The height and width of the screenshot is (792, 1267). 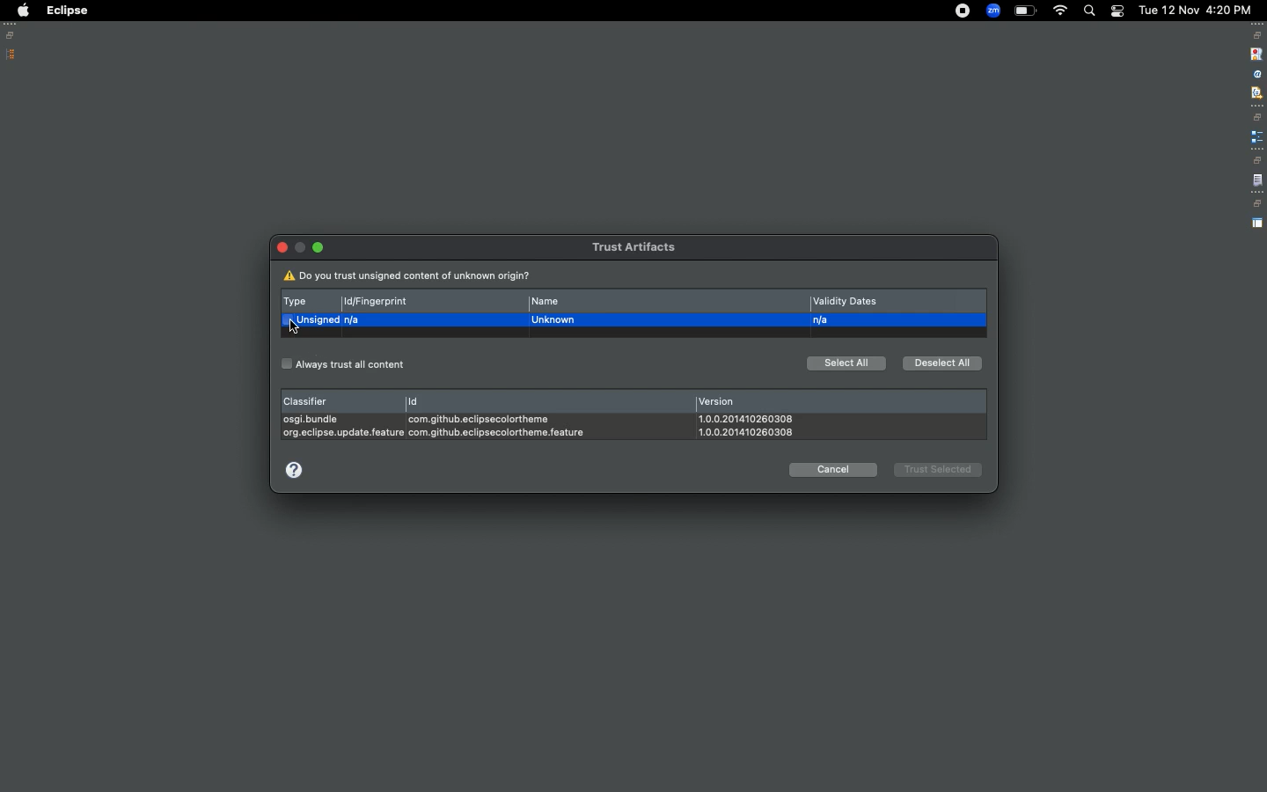 I want to click on extension point, so click(x=1256, y=136).